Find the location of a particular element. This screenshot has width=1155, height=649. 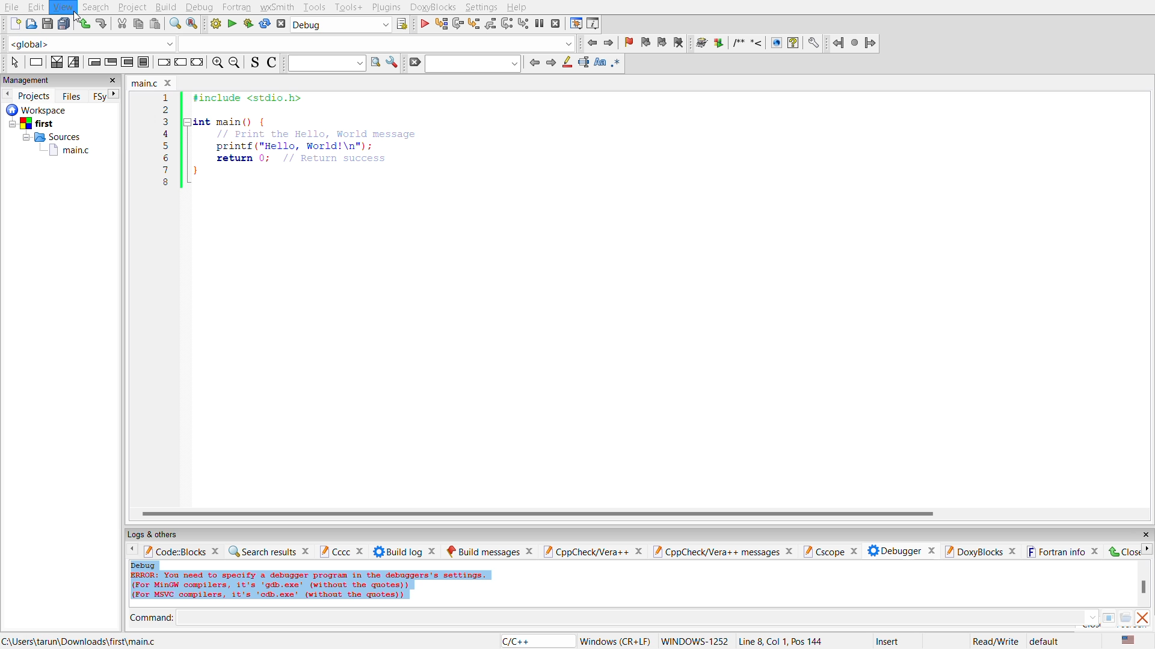

language is located at coordinates (533, 641).